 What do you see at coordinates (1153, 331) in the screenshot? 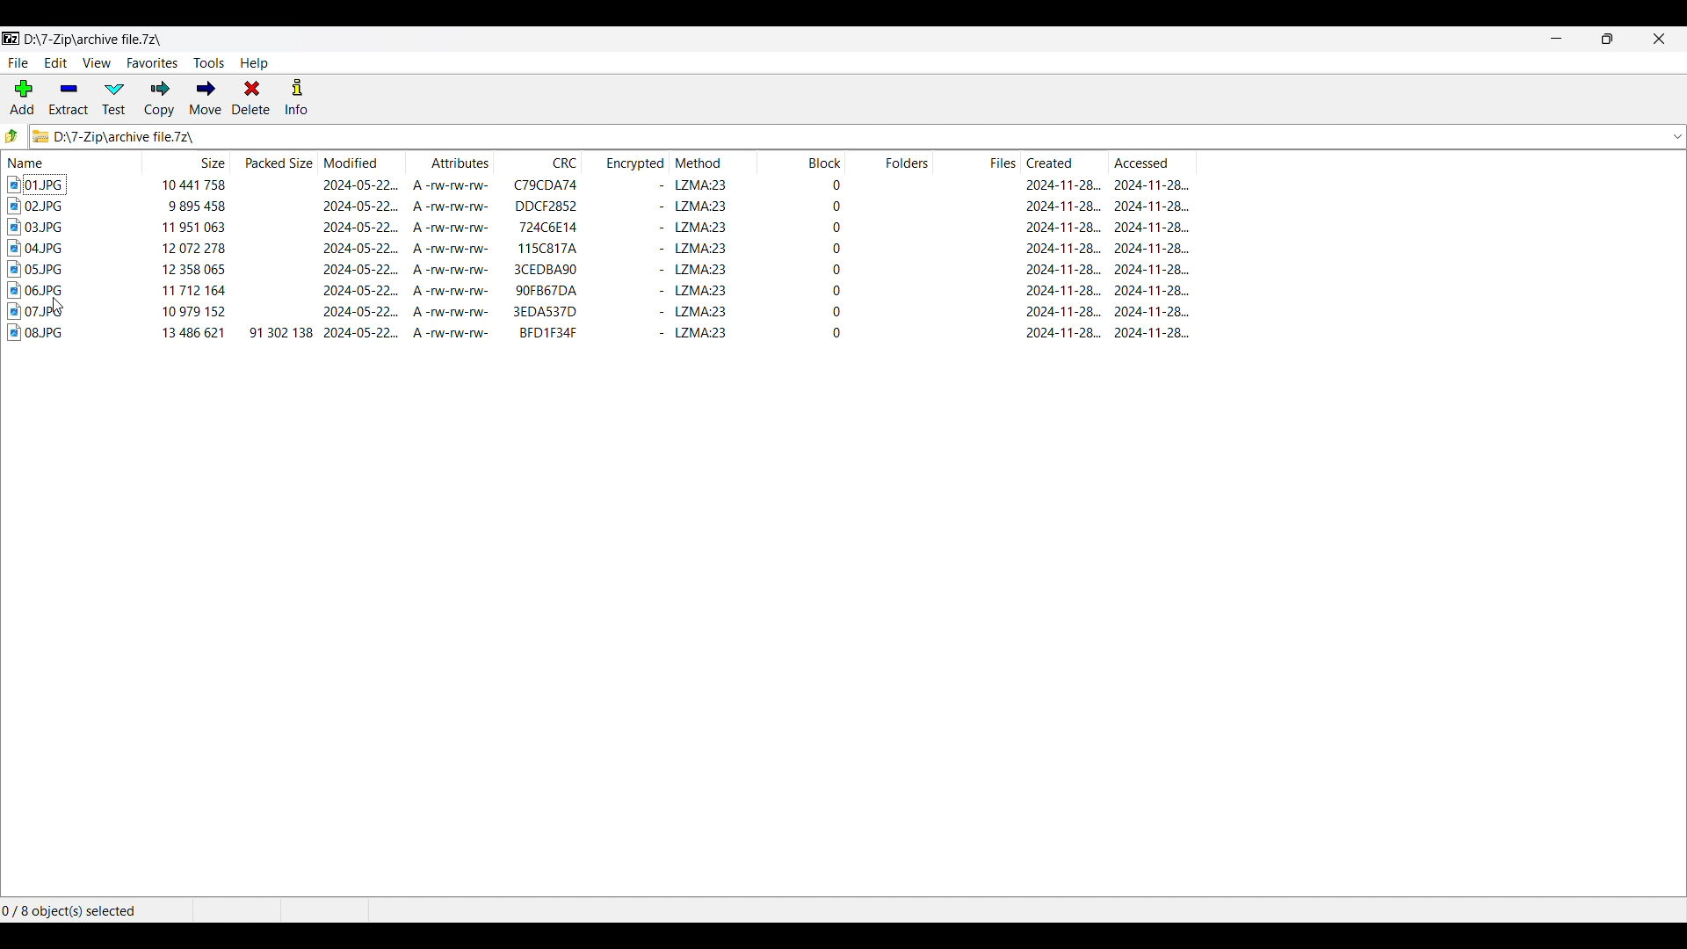
I see `accessed date & time` at bounding box center [1153, 331].